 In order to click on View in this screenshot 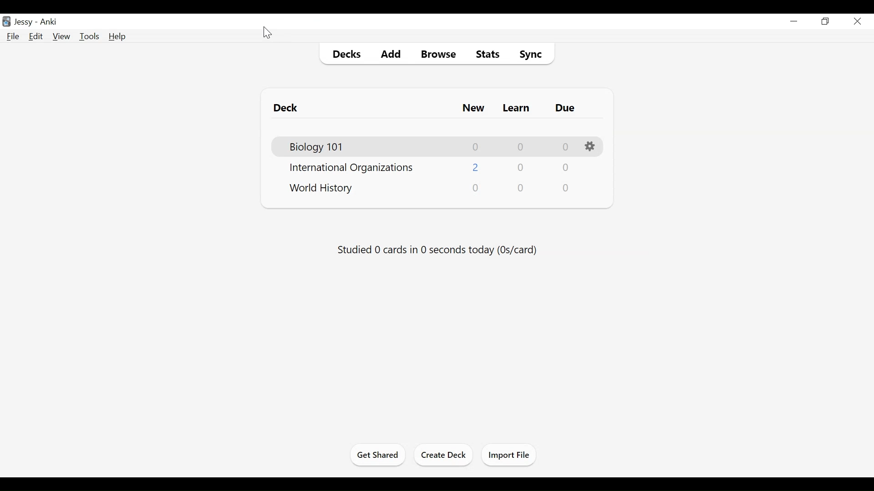, I will do `click(61, 35)`.